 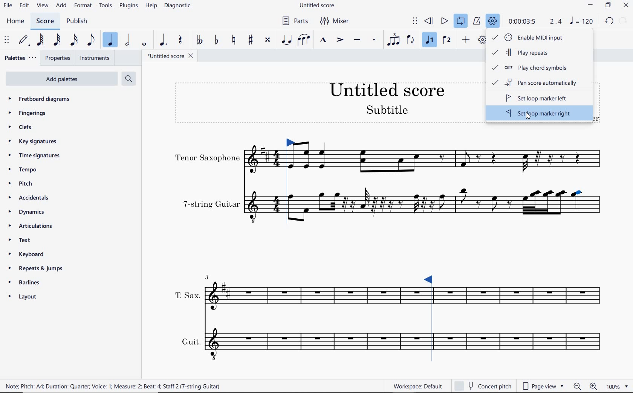 I want to click on PLUGINS, so click(x=128, y=6).